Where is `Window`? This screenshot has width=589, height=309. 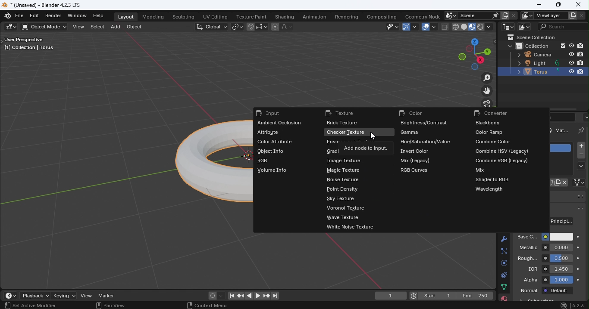
Window is located at coordinates (78, 16).